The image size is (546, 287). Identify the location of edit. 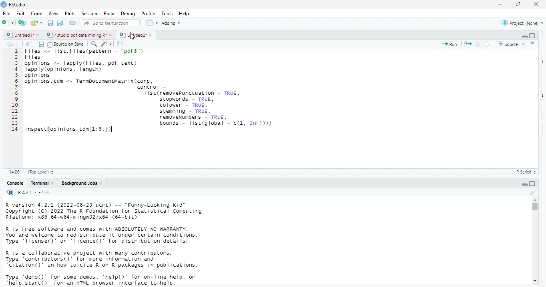
(20, 14).